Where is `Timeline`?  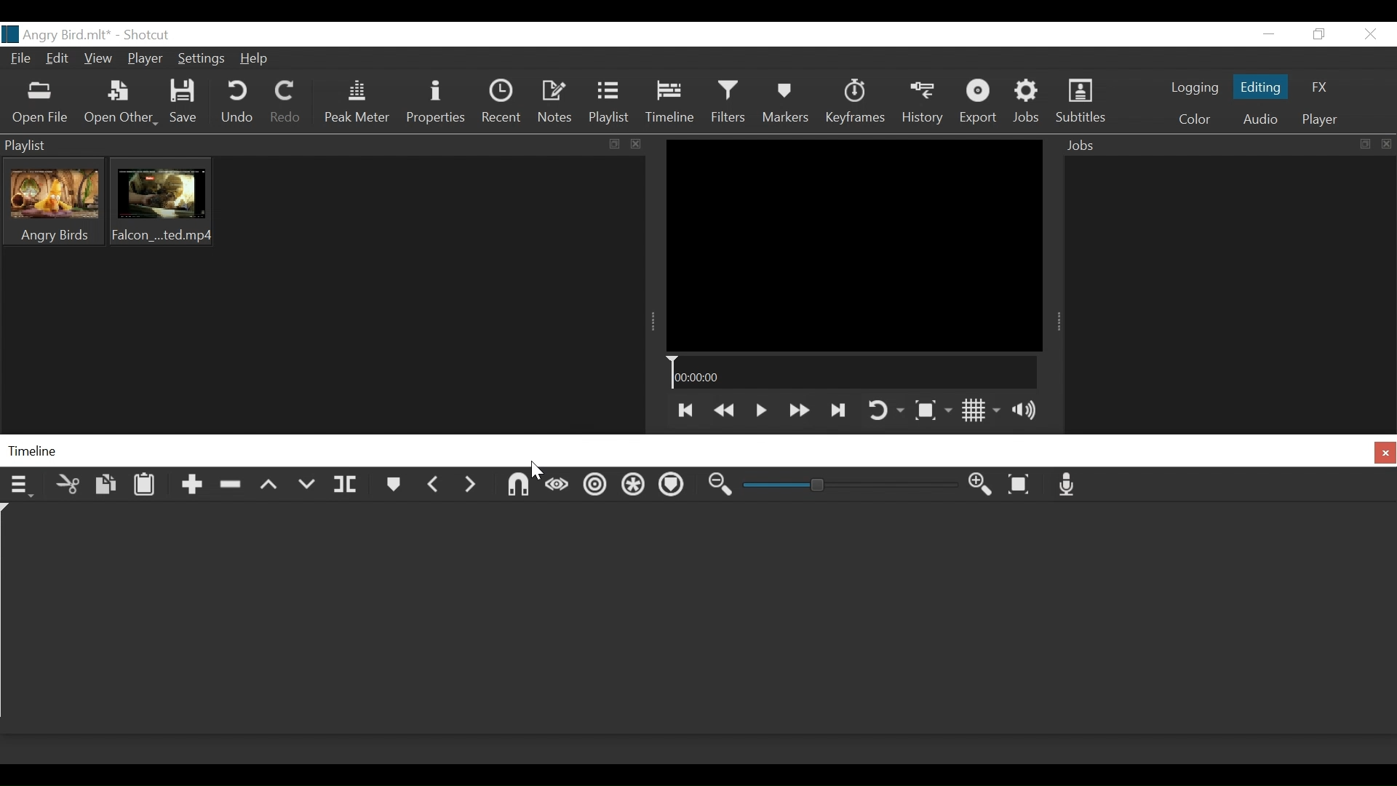
Timeline is located at coordinates (673, 104).